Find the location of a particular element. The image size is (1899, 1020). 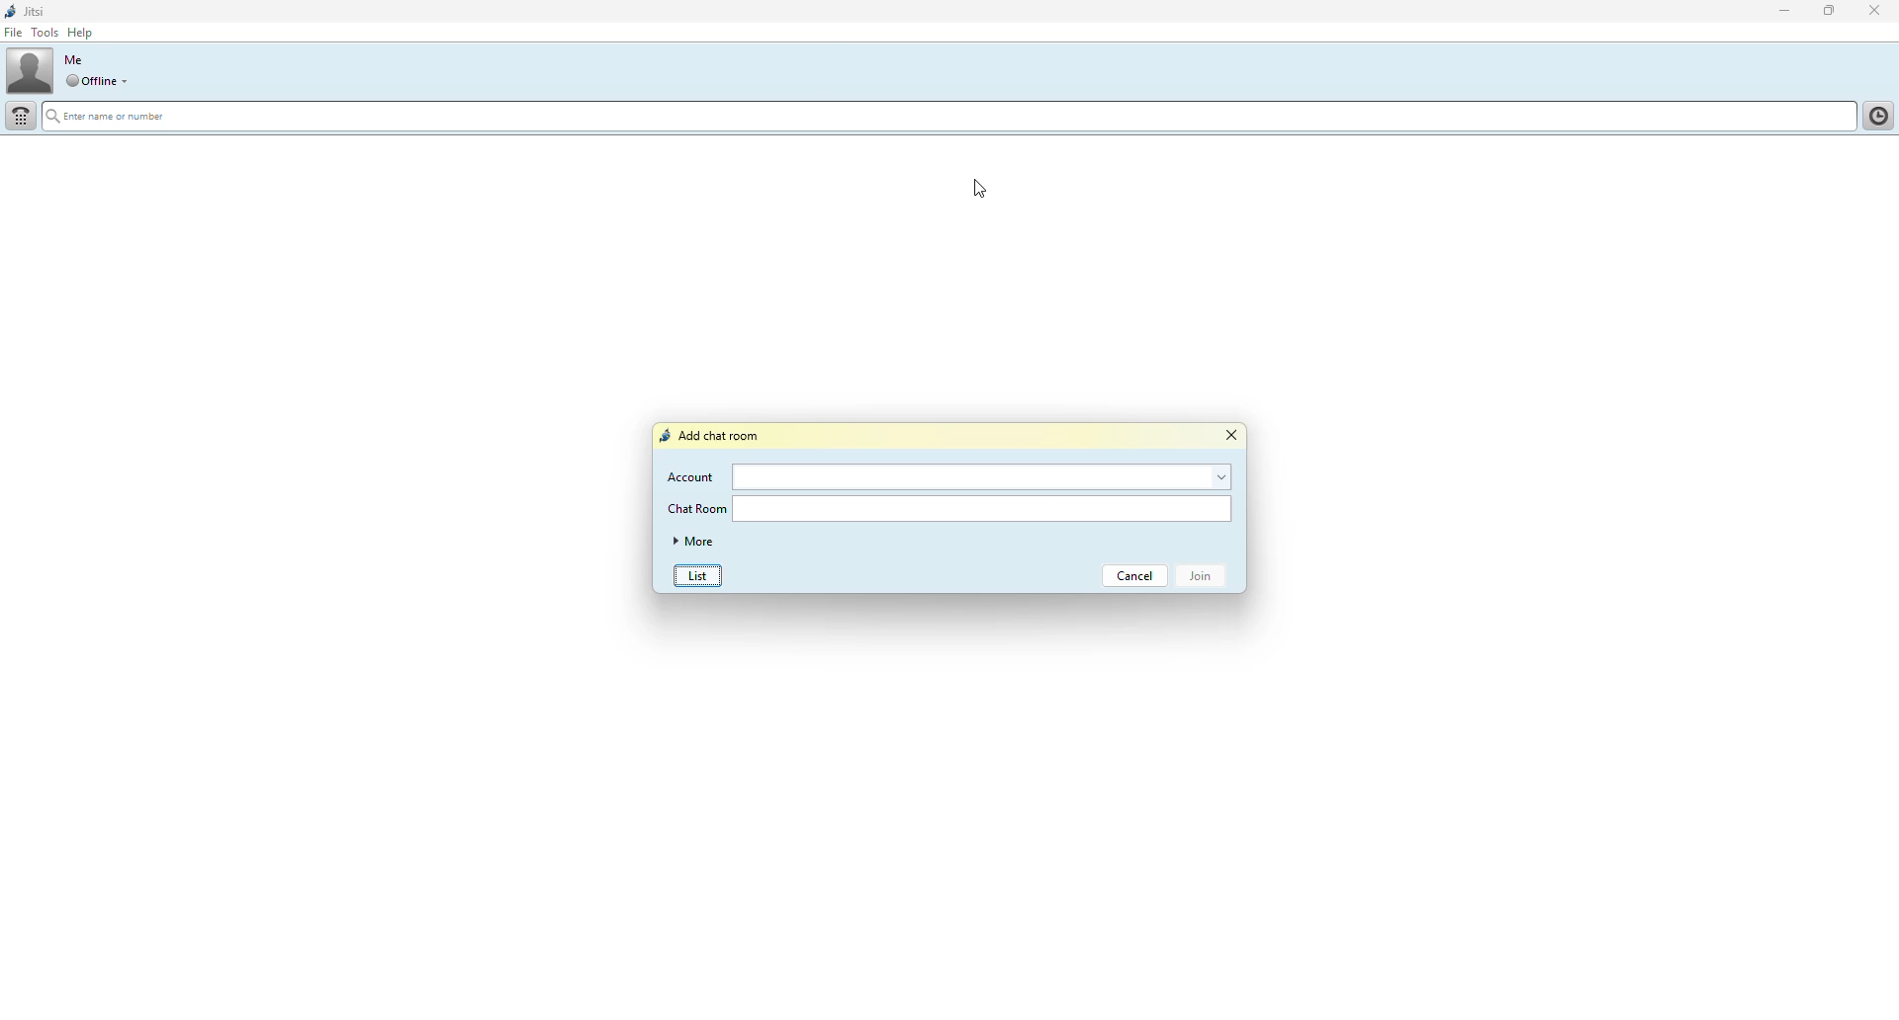

cursor is located at coordinates (975, 190).